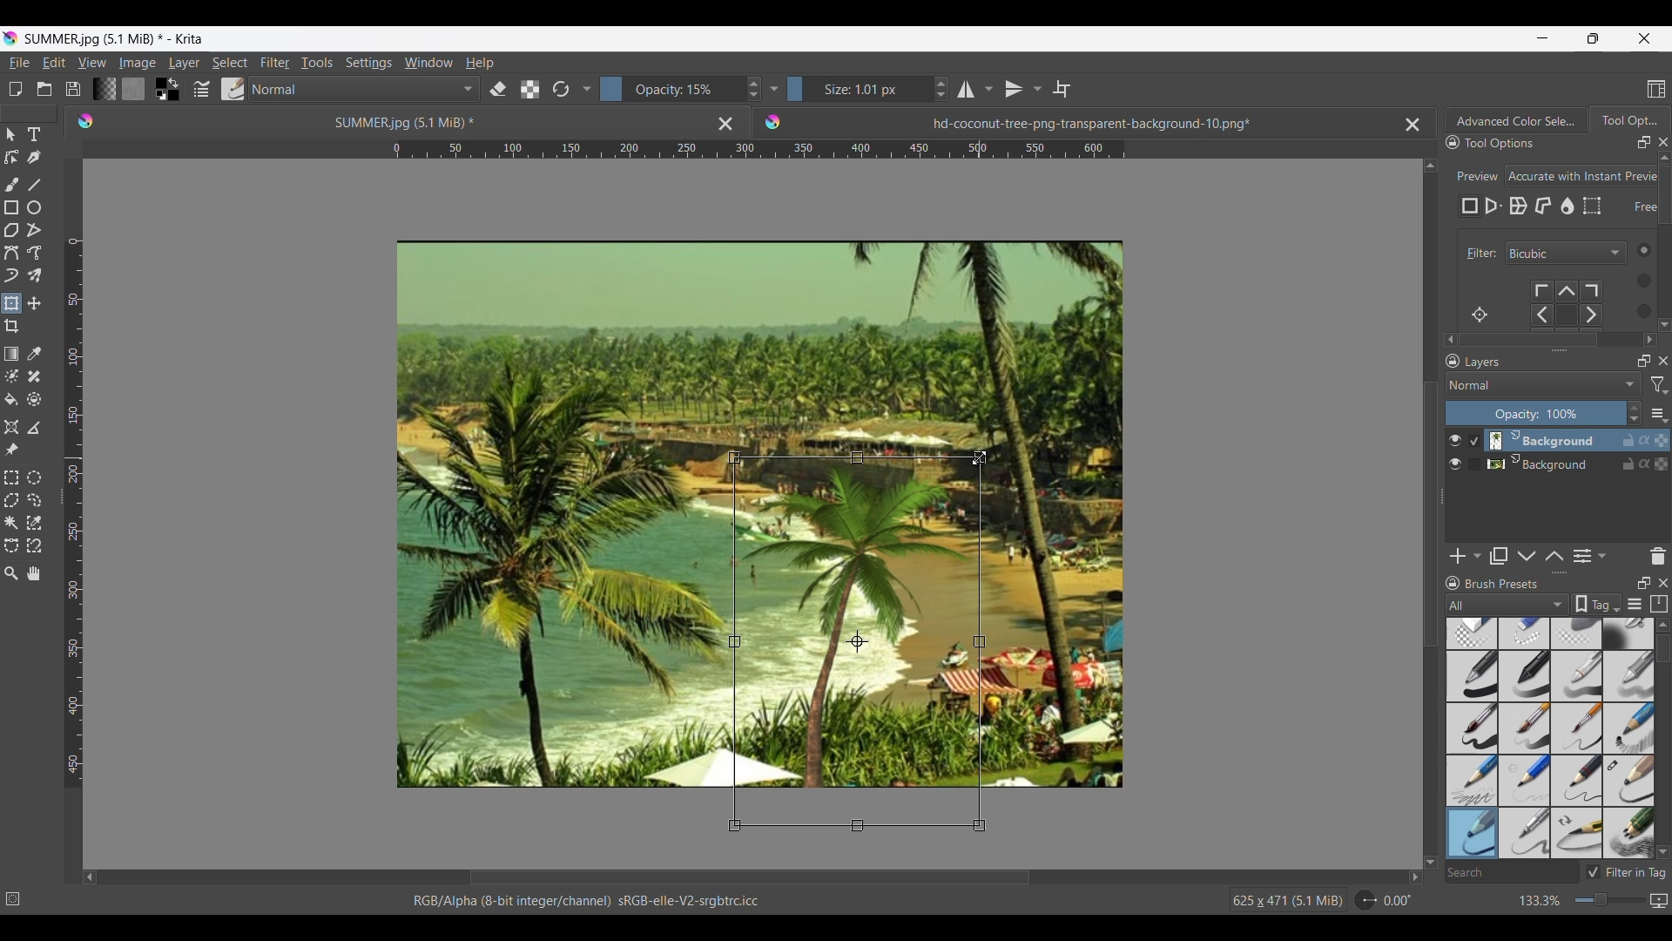 The height and width of the screenshot is (941, 1672). Describe the element at coordinates (11, 157) in the screenshot. I see `Edit shapes tool` at that location.